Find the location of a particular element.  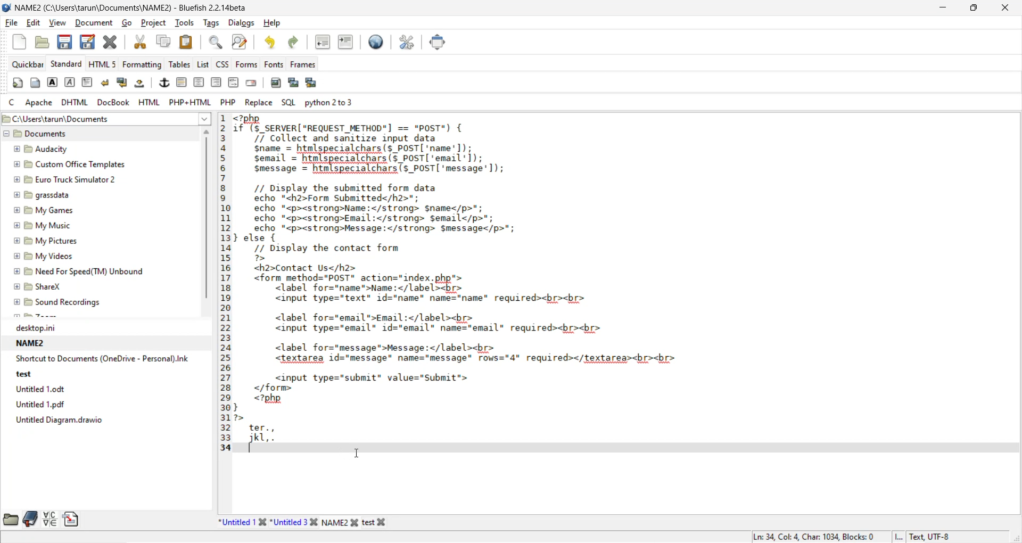

tags is located at coordinates (213, 24).